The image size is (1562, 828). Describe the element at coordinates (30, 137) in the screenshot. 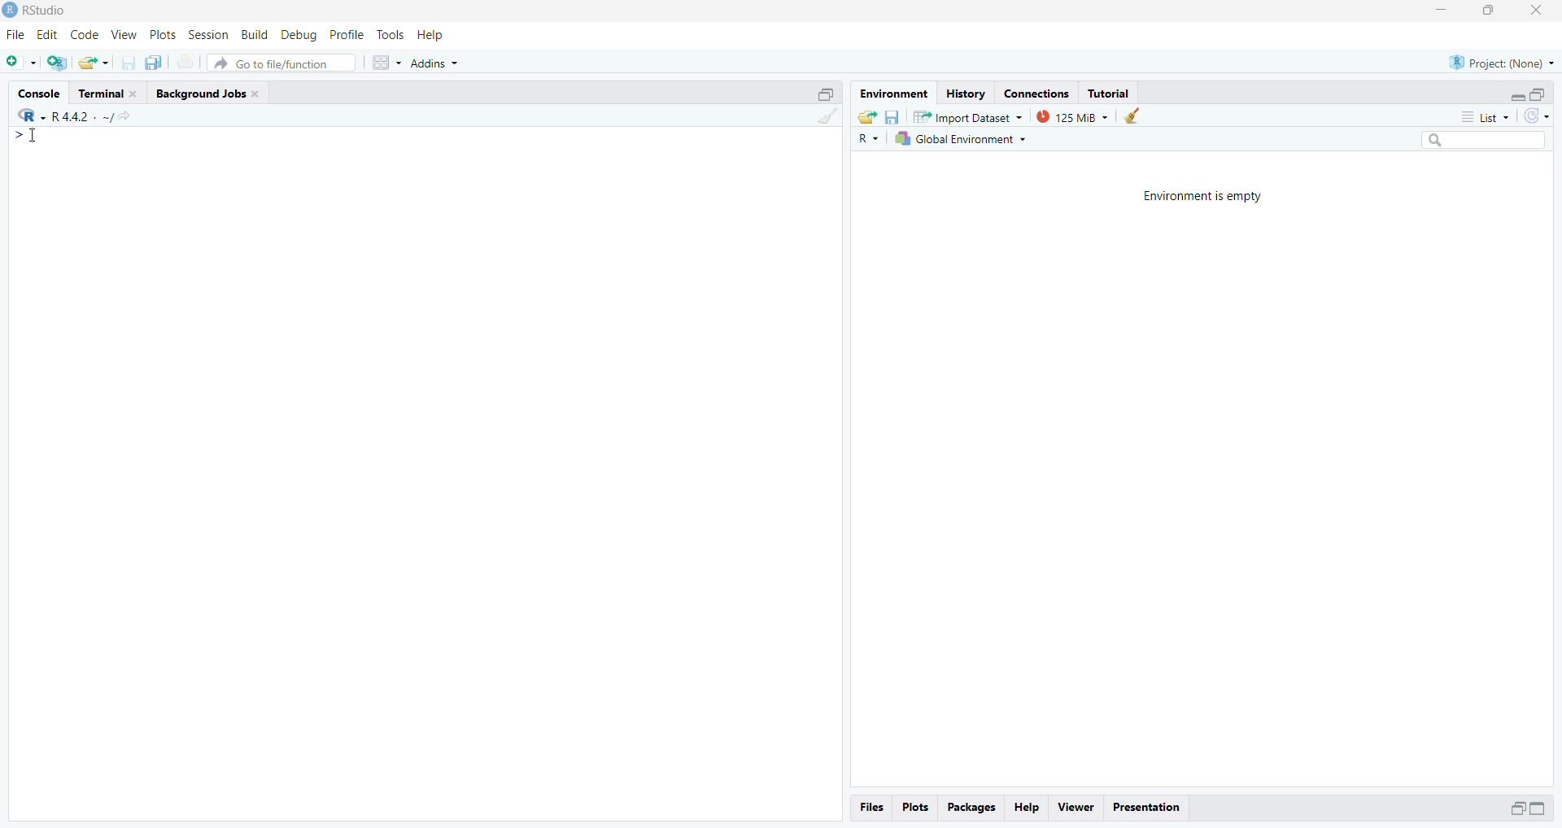

I see `cursor` at that location.